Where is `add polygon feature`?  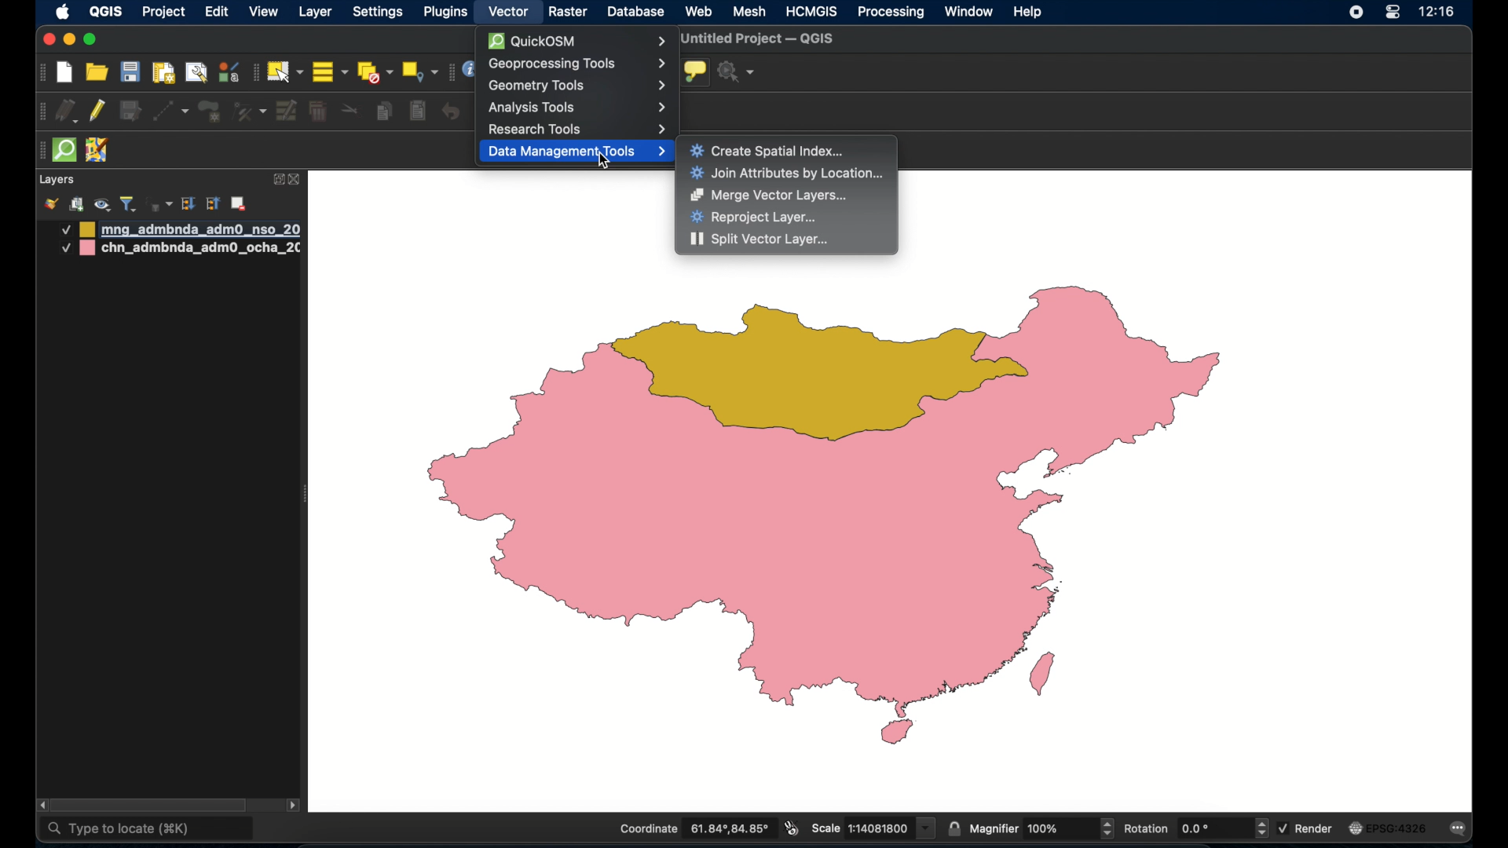 add polygon feature is located at coordinates (210, 111).